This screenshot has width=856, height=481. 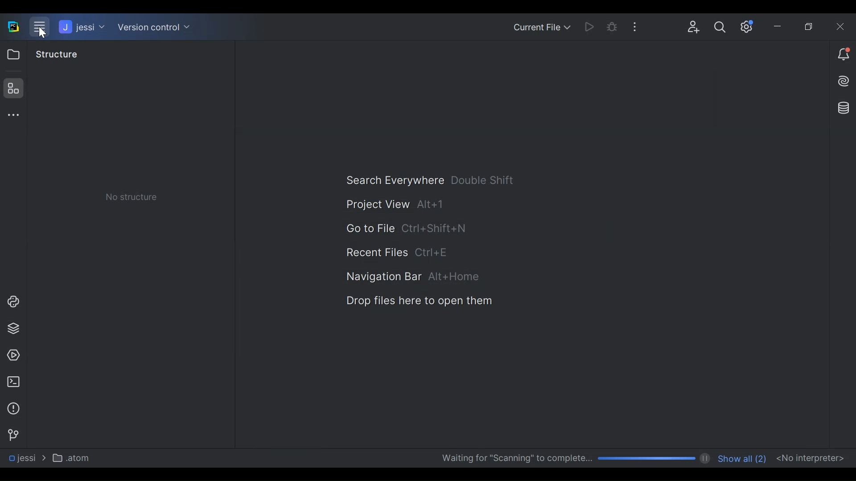 I want to click on No Structure, so click(x=132, y=196).